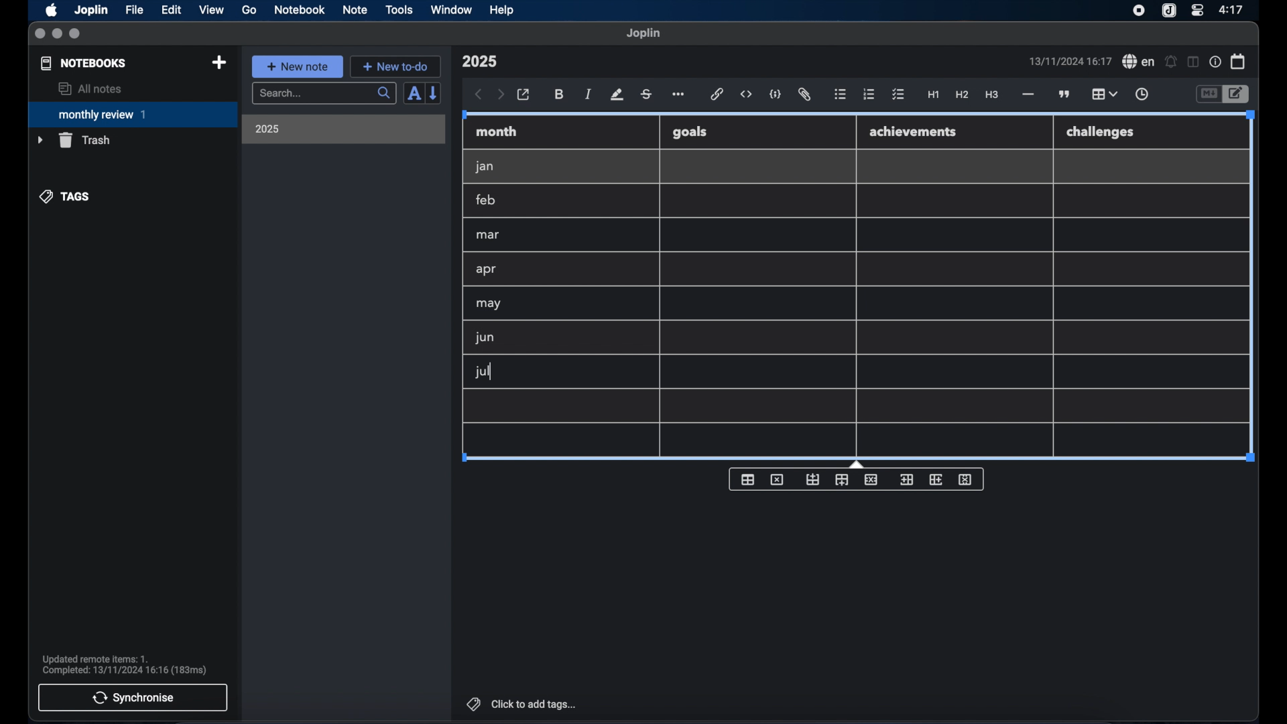  I want to click on new notebook, so click(219, 63).